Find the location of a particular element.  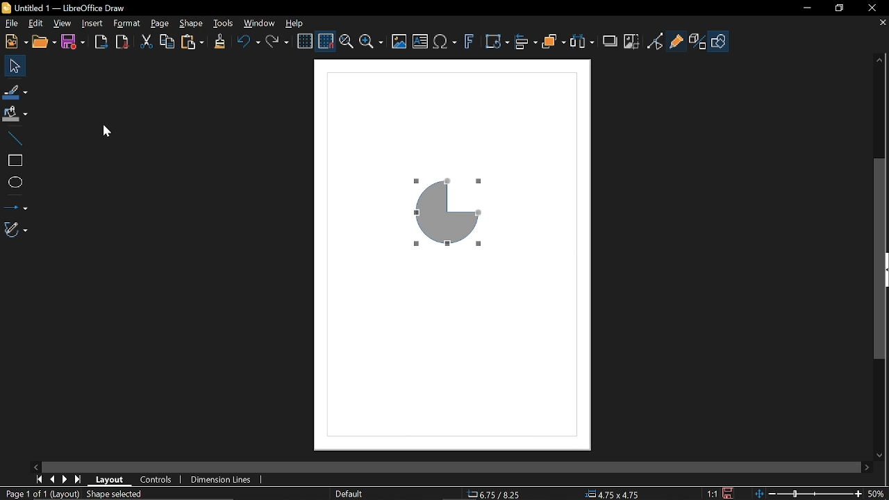

Export as pdf is located at coordinates (122, 40).